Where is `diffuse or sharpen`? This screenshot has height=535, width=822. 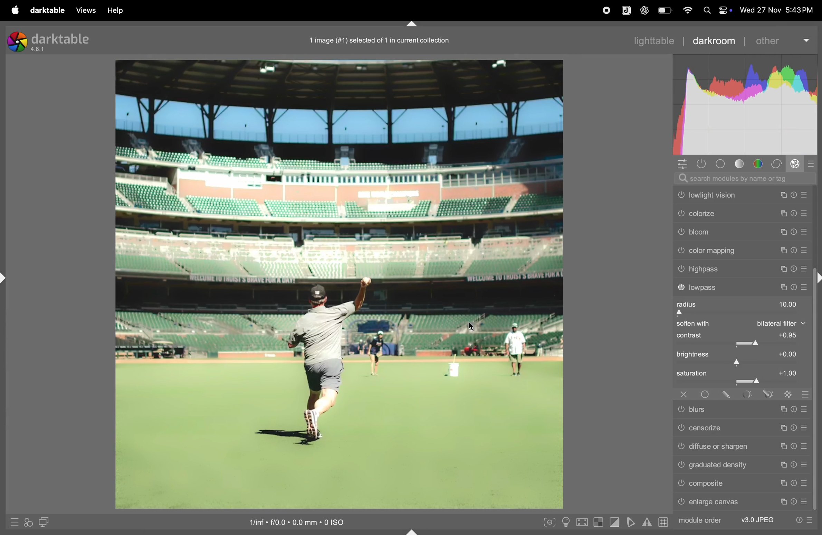 diffuse or sharpen is located at coordinates (743, 447).